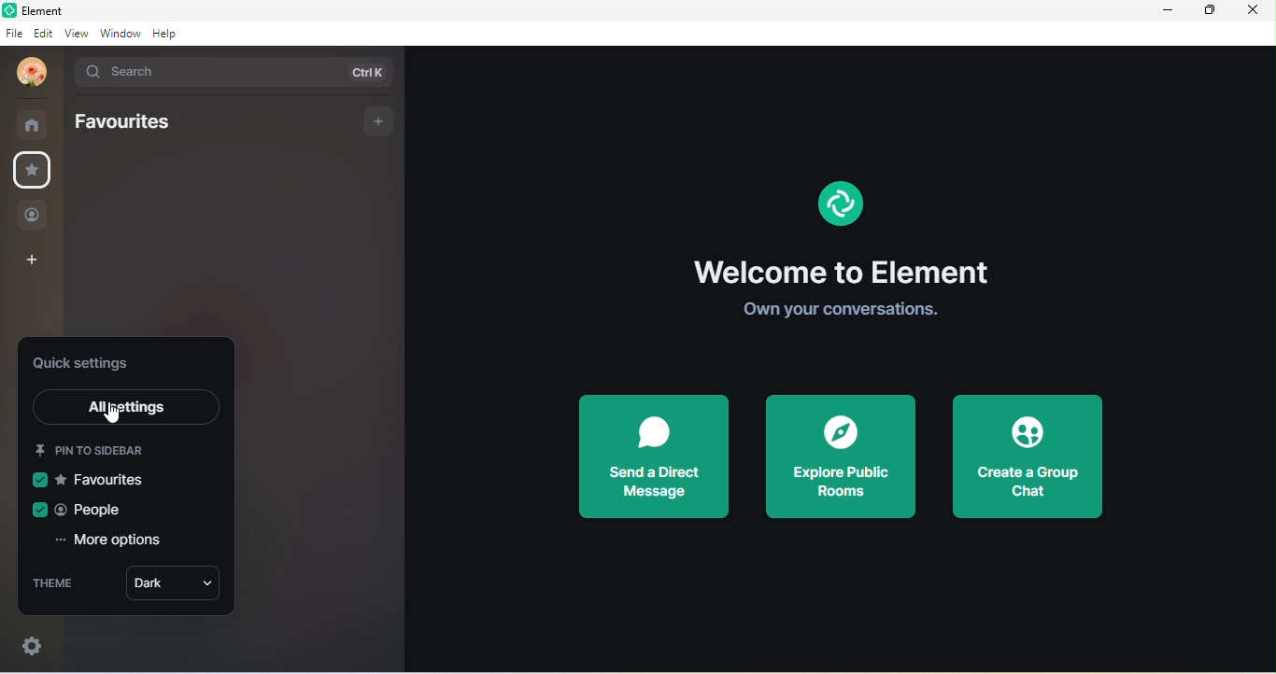 The width and height of the screenshot is (1276, 674). I want to click on cursor movement, so click(118, 412).